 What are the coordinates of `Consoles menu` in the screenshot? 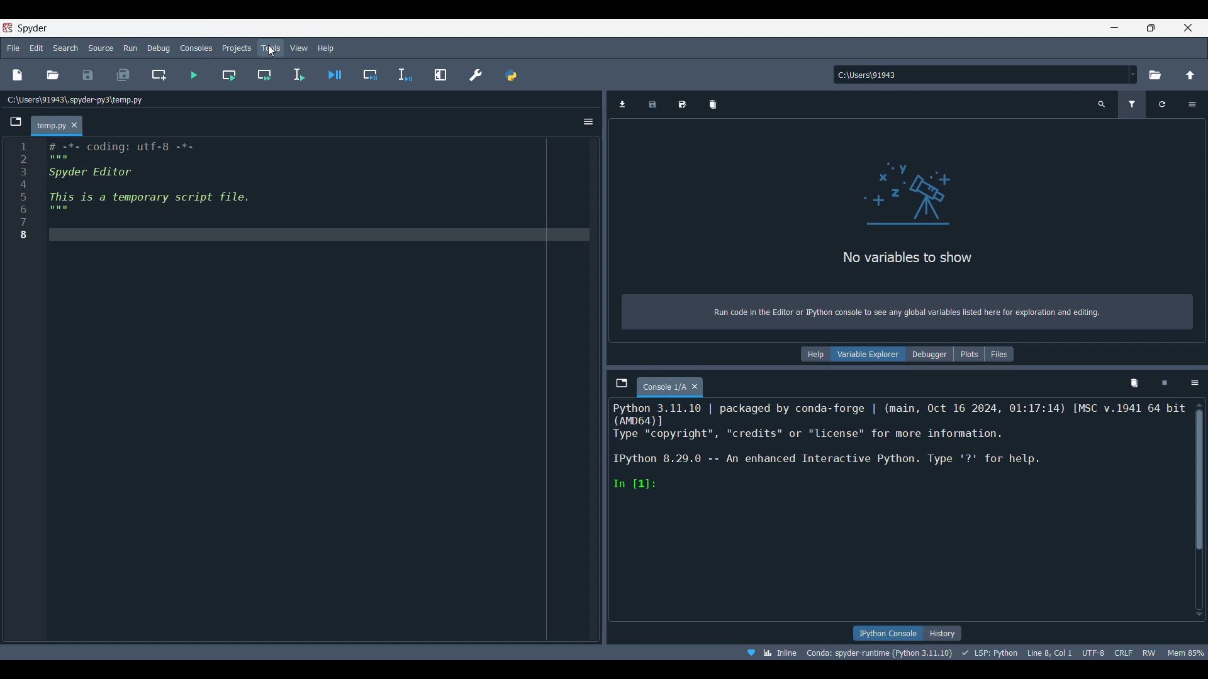 It's located at (196, 48).